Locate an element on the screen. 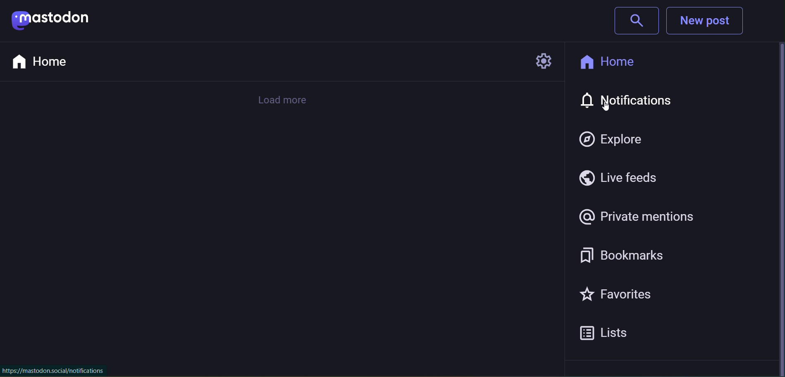 Image resolution: width=785 pixels, height=377 pixels. cursor is located at coordinates (608, 112).